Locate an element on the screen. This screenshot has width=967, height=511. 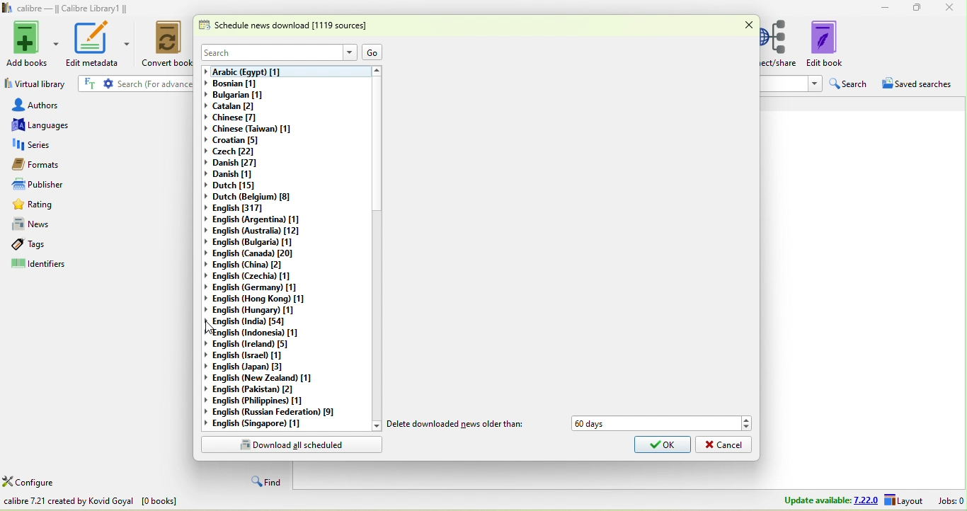
edit metadata options is located at coordinates (128, 43).